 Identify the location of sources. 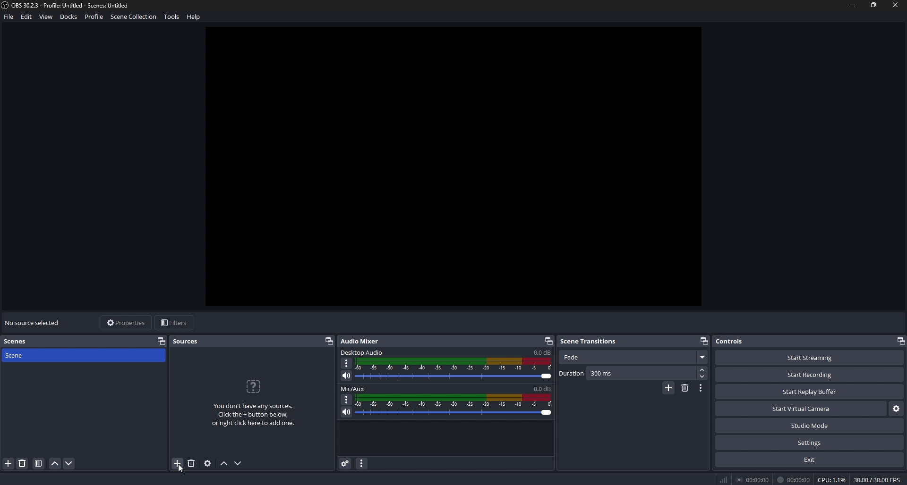
(190, 341).